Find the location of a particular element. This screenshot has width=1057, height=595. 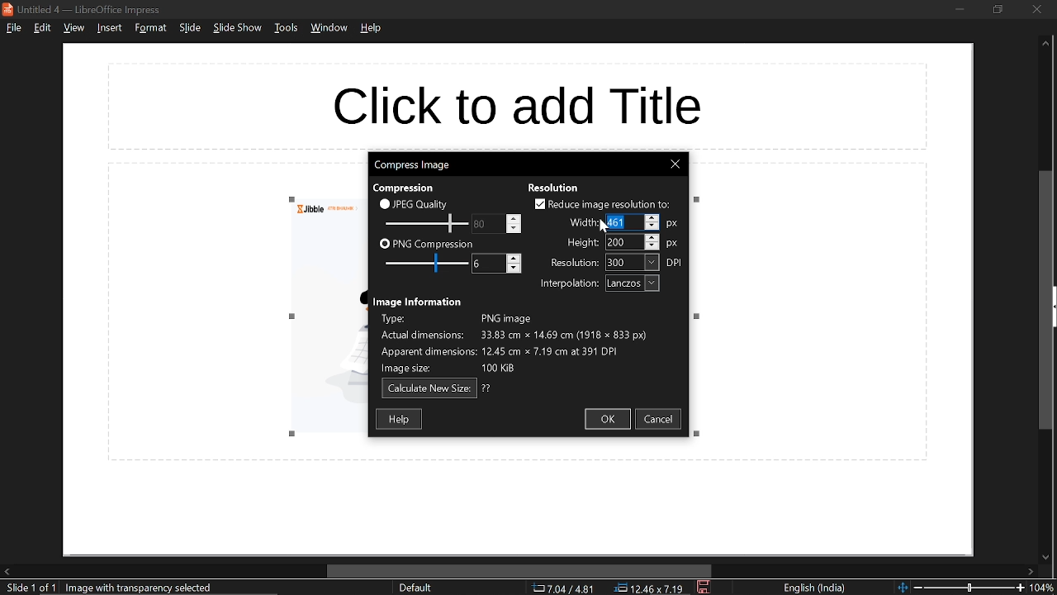

Decrease  is located at coordinates (514, 269).